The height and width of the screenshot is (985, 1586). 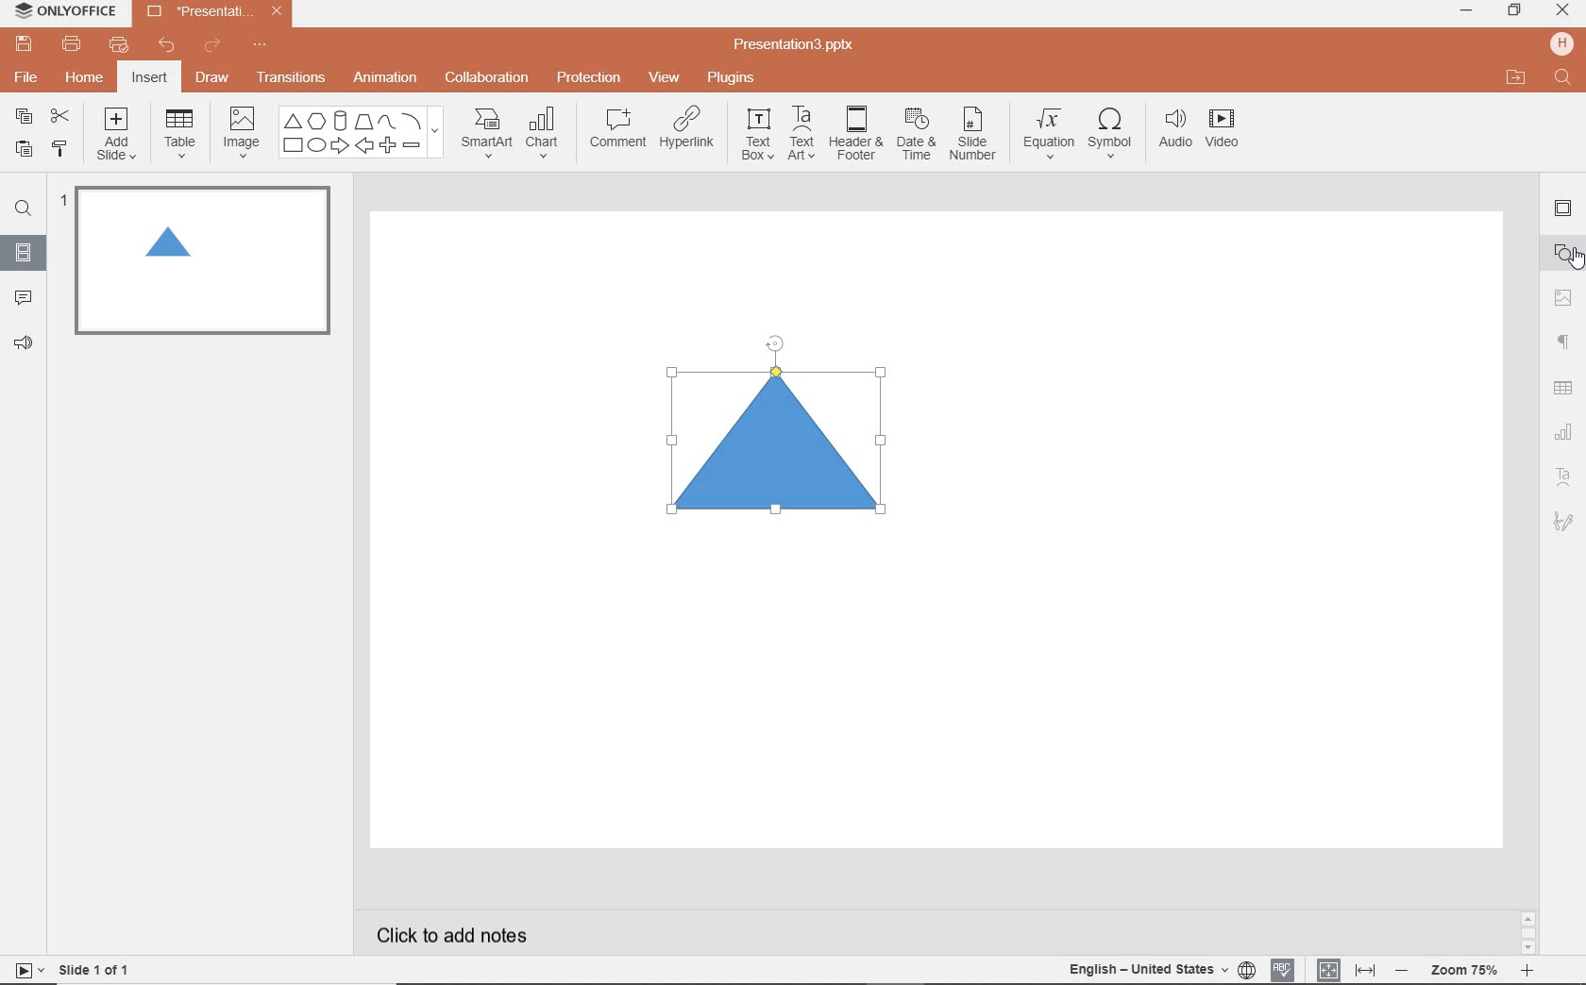 I want to click on INSERT, so click(x=148, y=79).